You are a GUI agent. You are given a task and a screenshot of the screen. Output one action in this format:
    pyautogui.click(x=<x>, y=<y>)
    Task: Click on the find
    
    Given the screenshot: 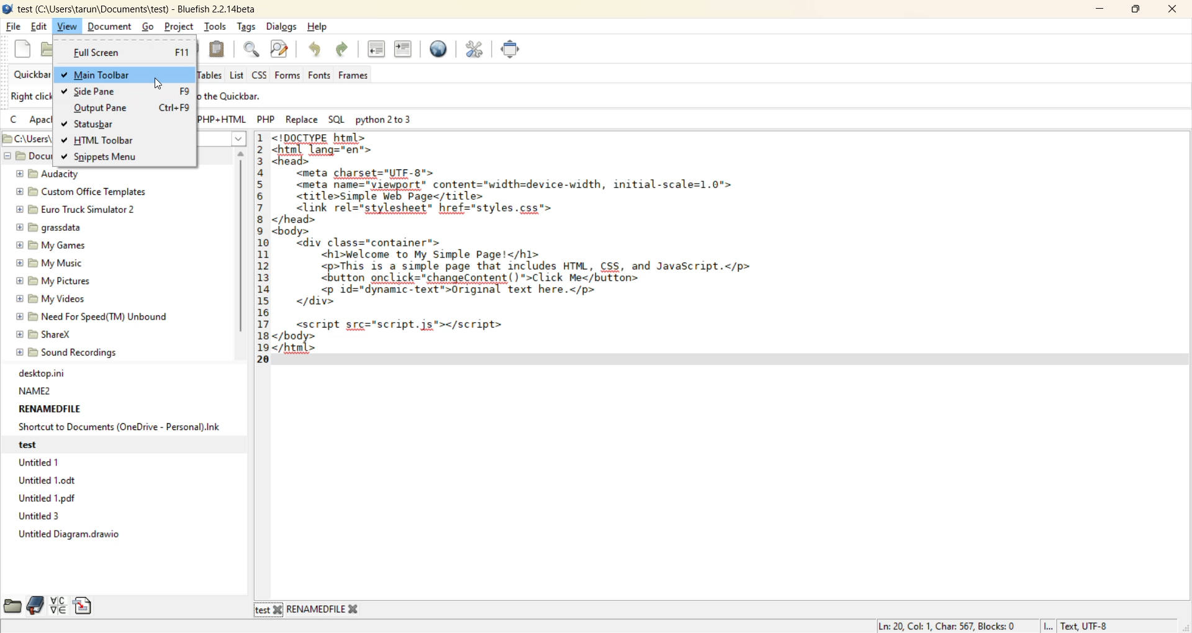 What is the action you would take?
    pyautogui.click(x=250, y=49)
    